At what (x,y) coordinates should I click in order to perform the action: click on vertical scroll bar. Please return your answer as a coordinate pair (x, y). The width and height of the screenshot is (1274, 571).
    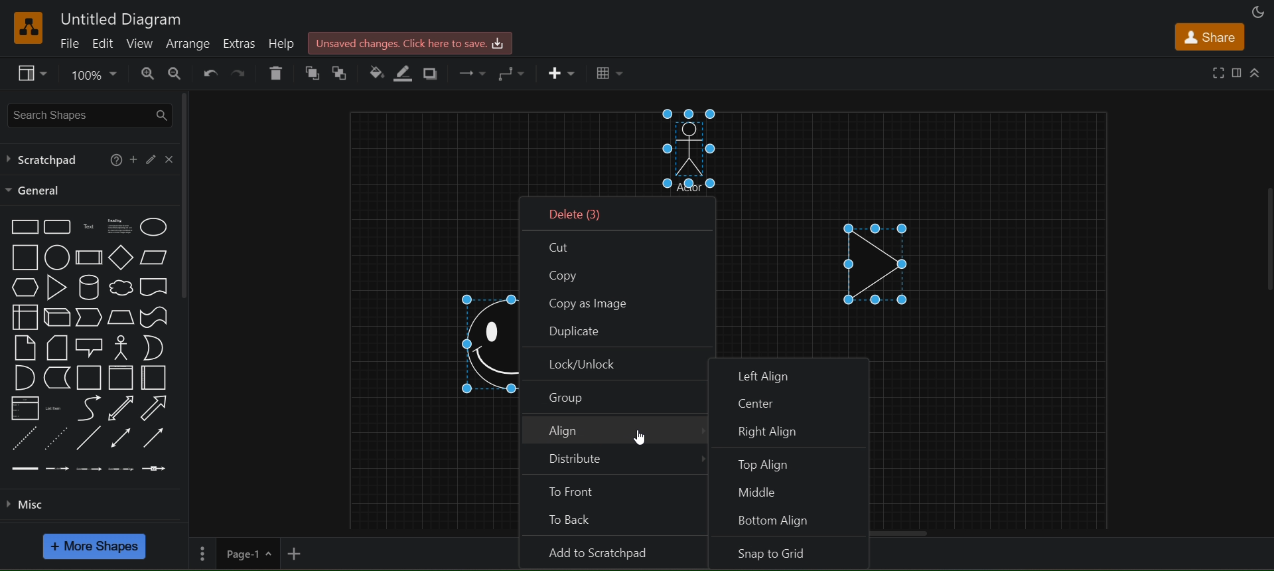
    Looking at the image, I should click on (188, 194).